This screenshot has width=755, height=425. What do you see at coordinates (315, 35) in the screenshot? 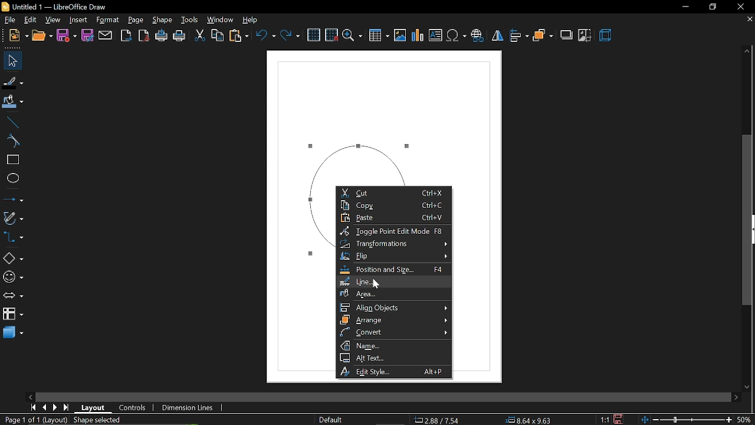
I see `grid` at bounding box center [315, 35].